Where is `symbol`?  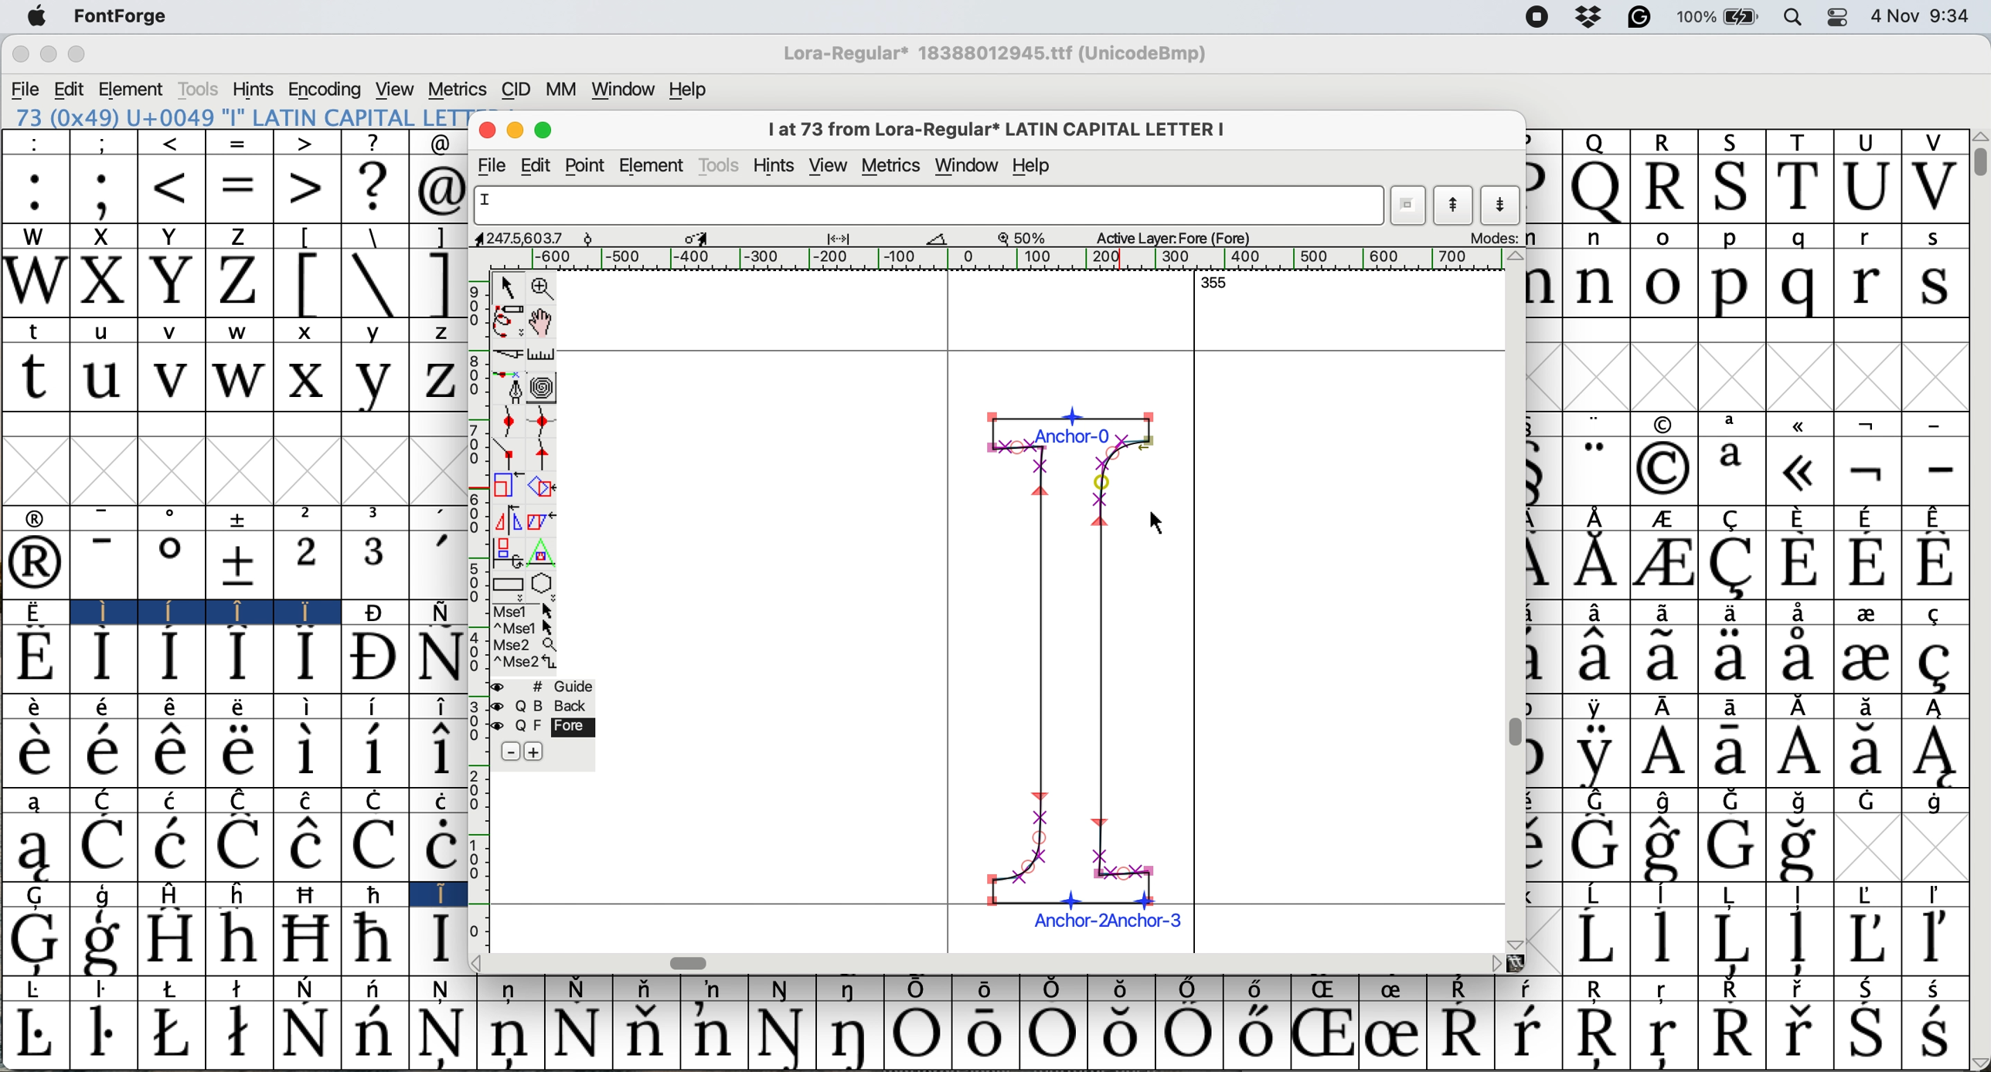
symbol is located at coordinates (1872, 422).